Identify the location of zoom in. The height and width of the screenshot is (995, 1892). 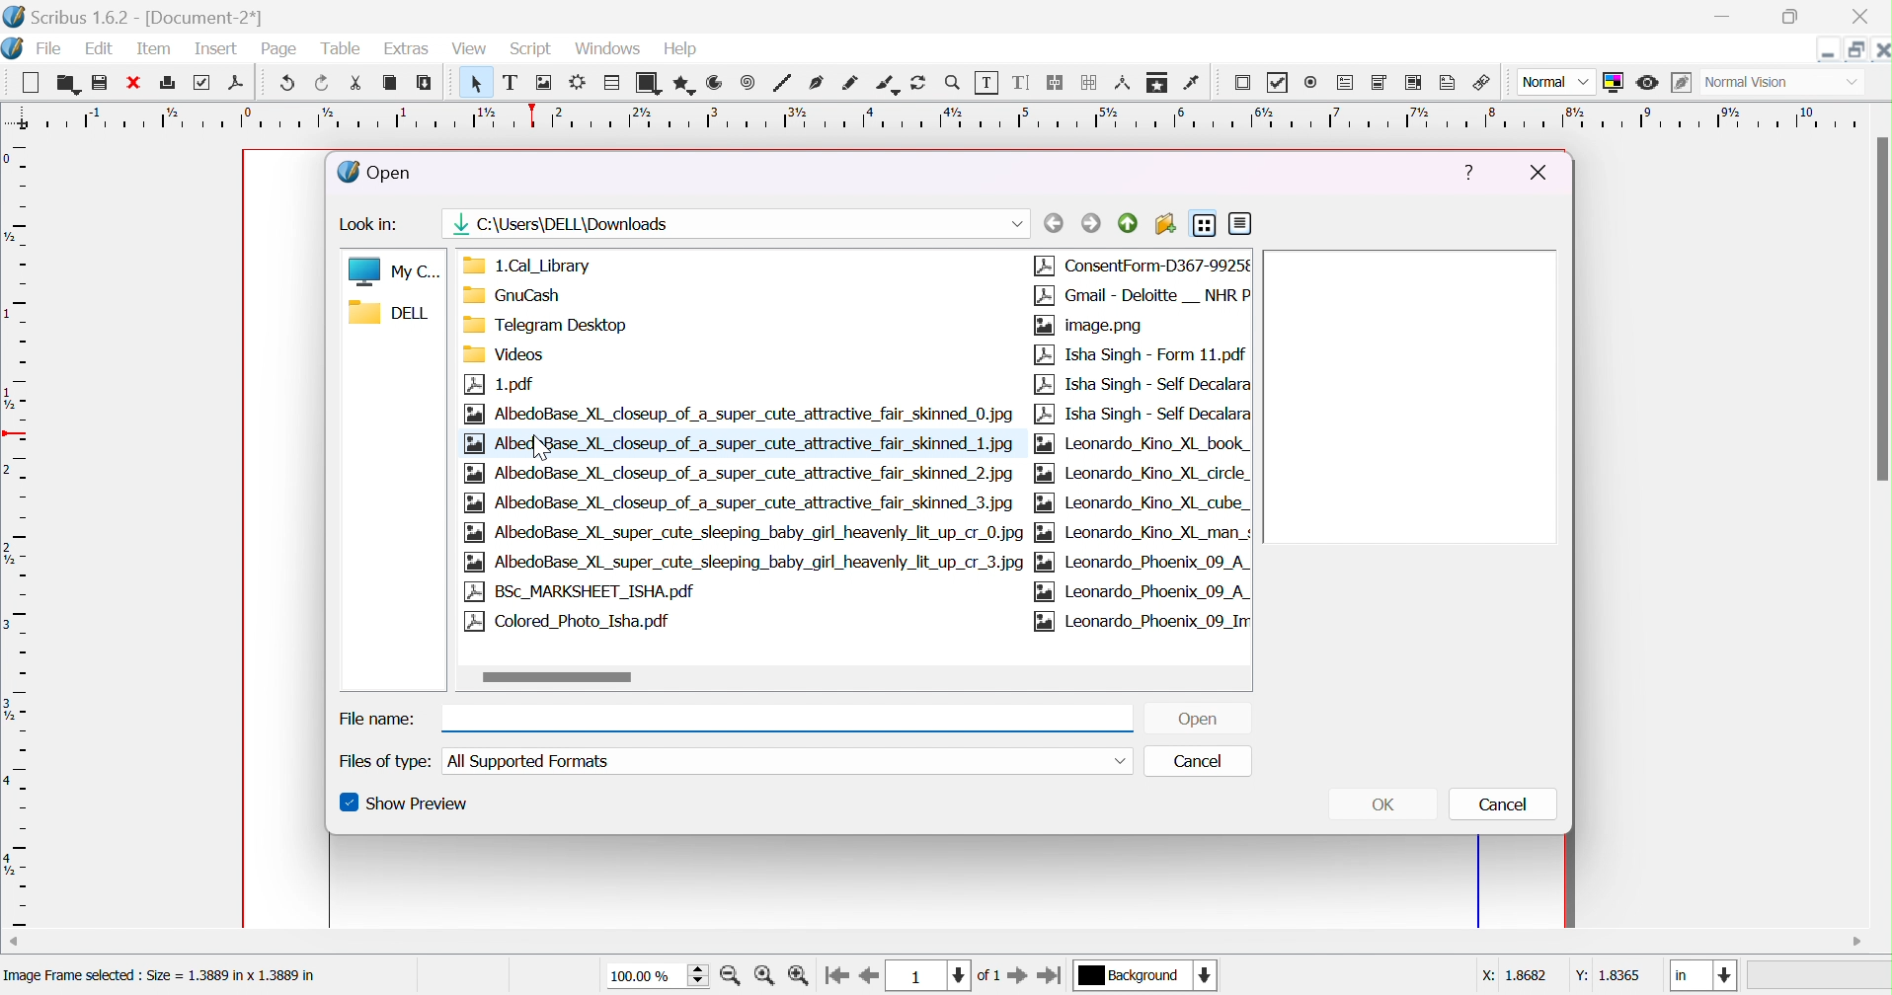
(731, 976).